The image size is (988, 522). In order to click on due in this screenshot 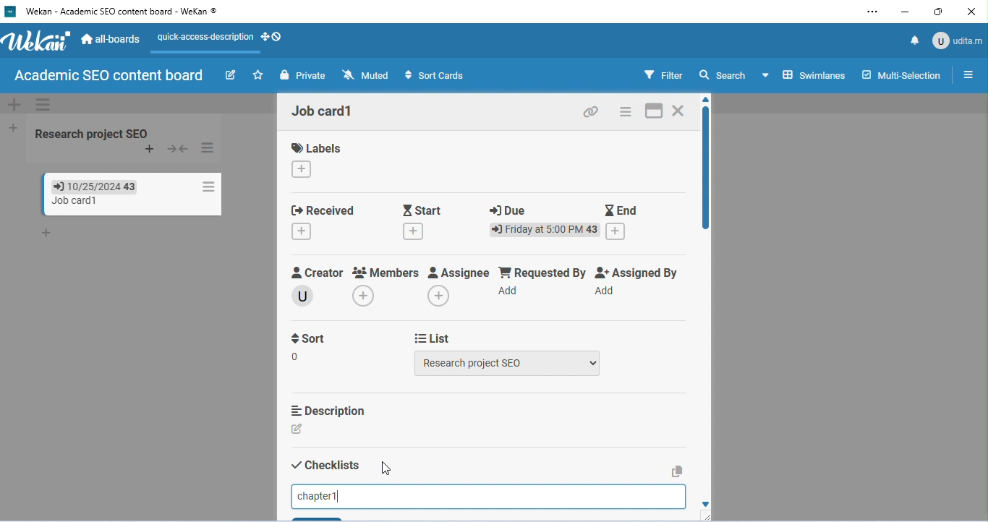, I will do `click(509, 210)`.